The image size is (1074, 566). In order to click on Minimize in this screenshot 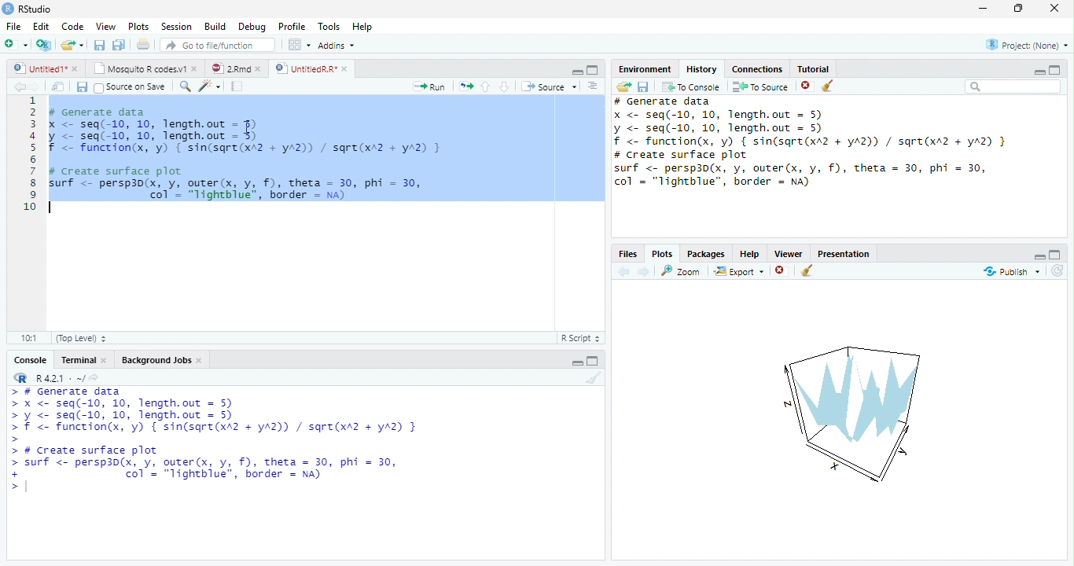, I will do `click(576, 72)`.